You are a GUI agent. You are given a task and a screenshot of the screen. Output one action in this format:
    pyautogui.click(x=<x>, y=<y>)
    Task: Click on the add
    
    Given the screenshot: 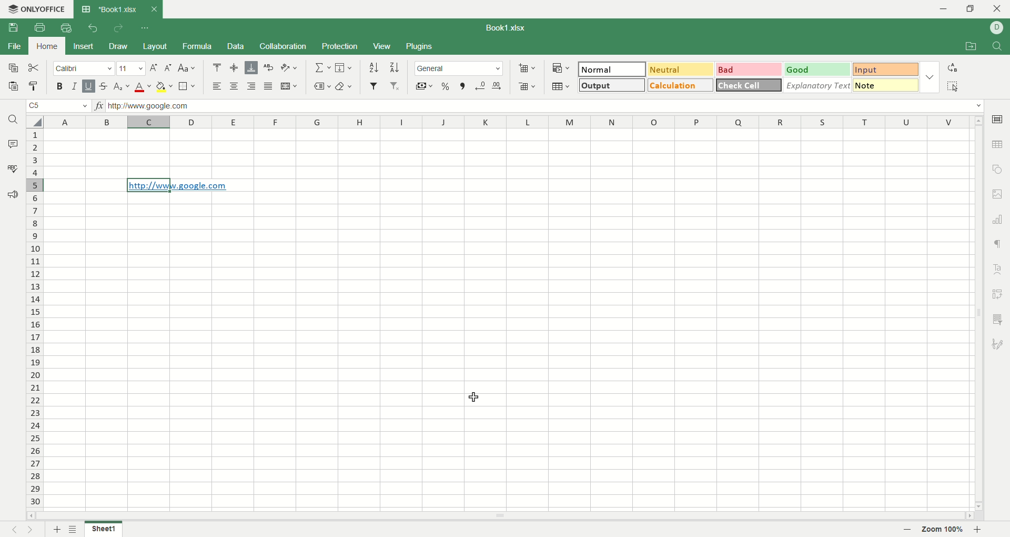 What is the action you would take?
    pyautogui.click(x=56, y=529)
    